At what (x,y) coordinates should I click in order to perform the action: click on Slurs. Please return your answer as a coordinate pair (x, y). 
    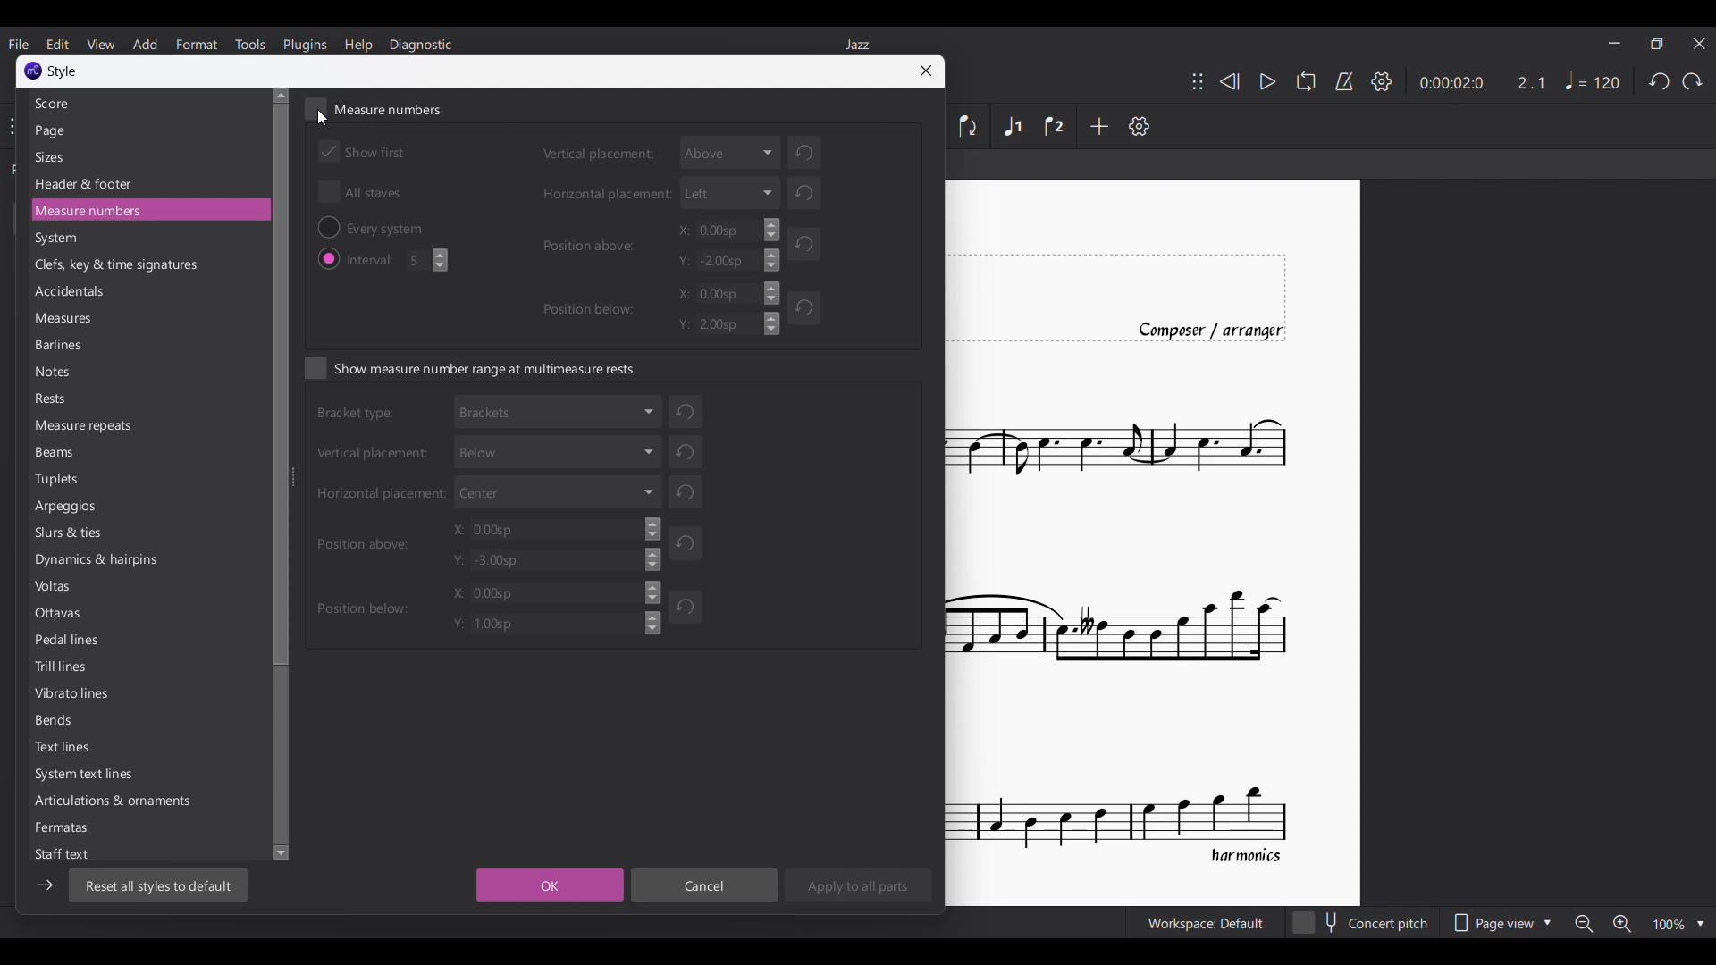
    Looking at the image, I should click on (70, 535).